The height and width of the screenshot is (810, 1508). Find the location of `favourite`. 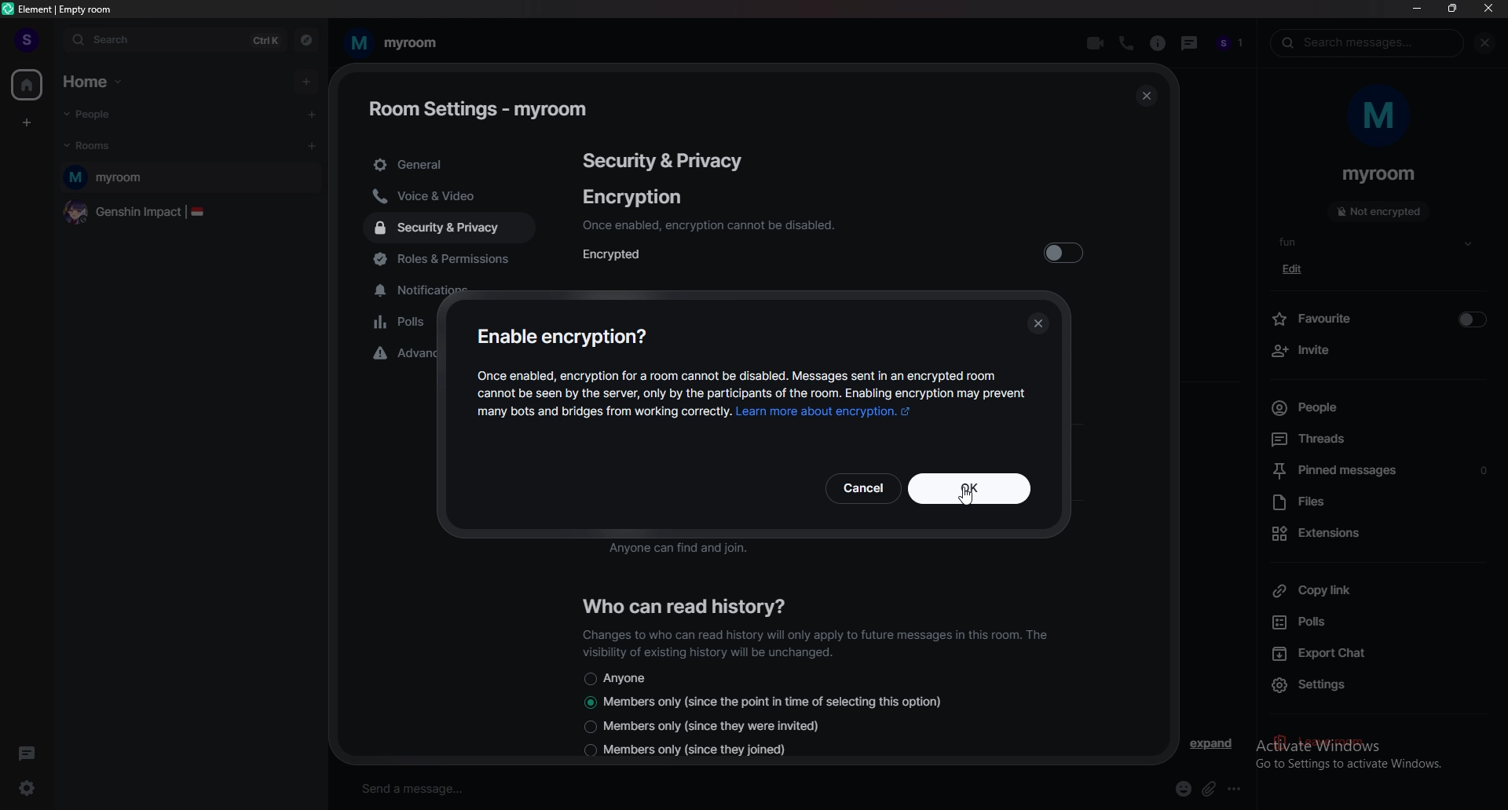

favourite is located at coordinates (1382, 319).